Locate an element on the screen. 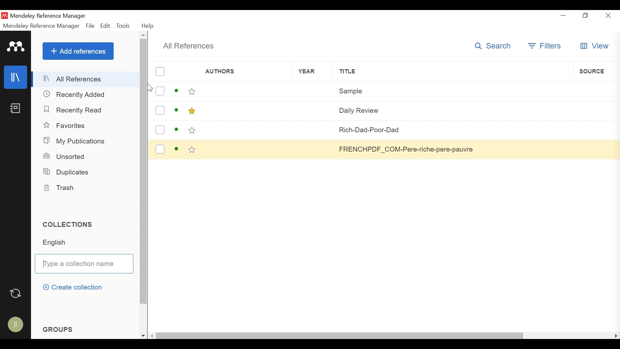 This screenshot has width=620, height=349. Close is located at coordinates (607, 16).